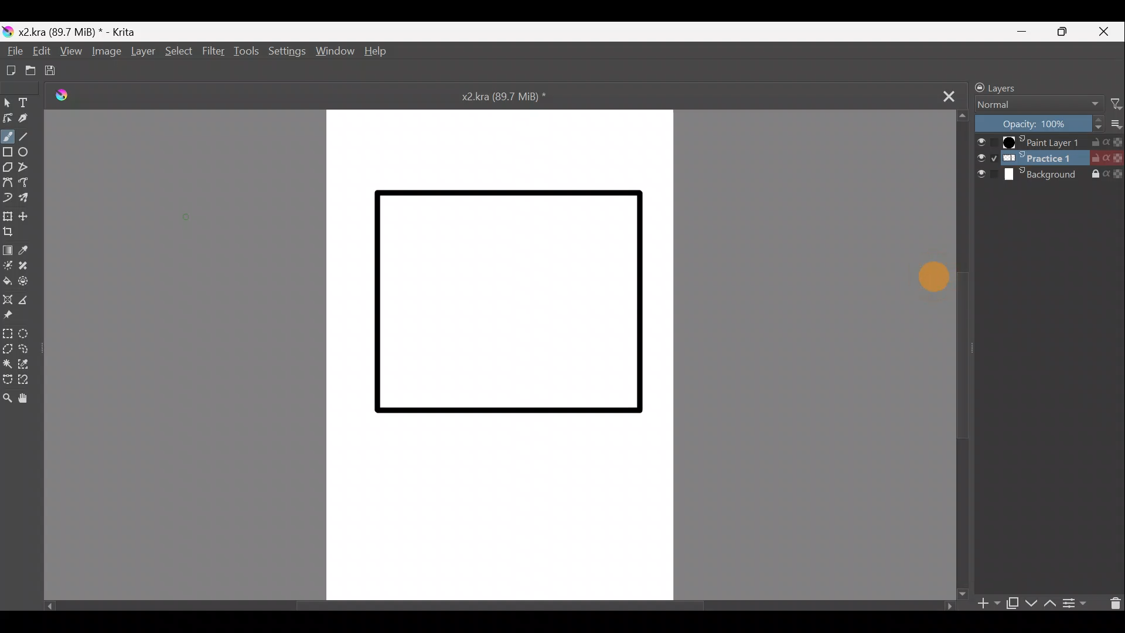 The image size is (1125, 633). What do you see at coordinates (507, 96) in the screenshot?
I see `x2.kra (89.7 MiB) *` at bounding box center [507, 96].